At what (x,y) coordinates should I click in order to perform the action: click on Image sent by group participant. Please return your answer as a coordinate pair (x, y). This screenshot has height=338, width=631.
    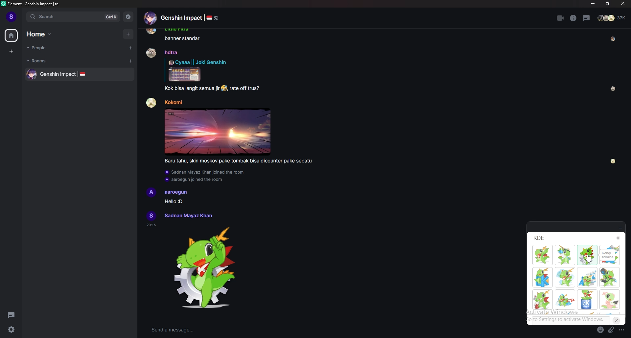
    Looking at the image, I should click on (218, 132).